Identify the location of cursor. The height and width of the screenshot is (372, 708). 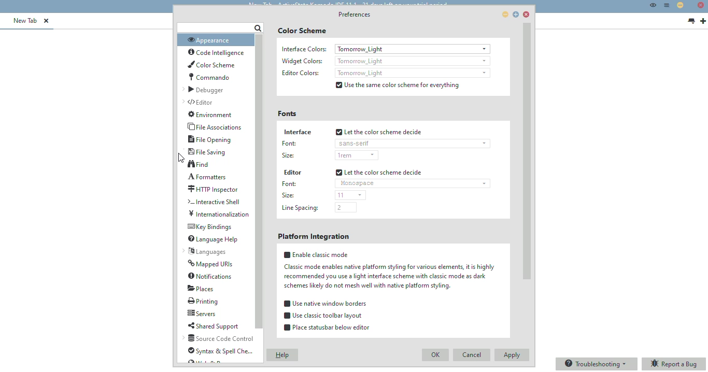
(180, 158).